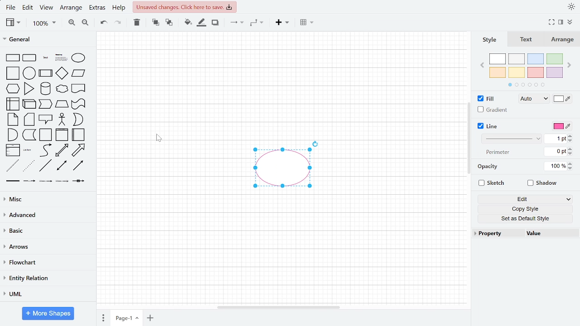  Describe the element at coordinates (118, 23) in the screenshot. I see `redo` at that location.